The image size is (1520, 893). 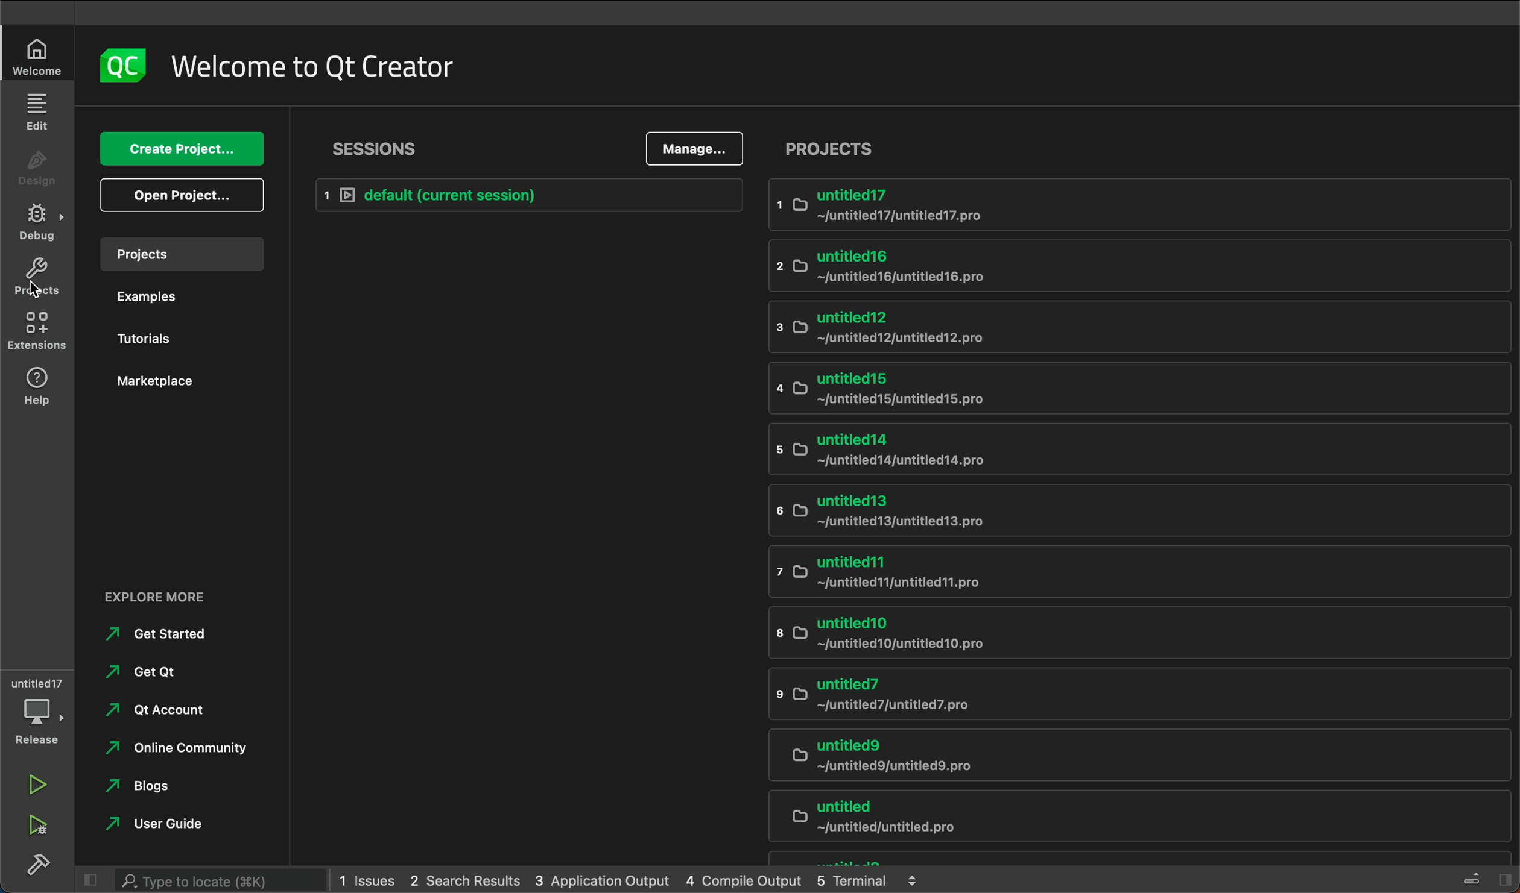 What do you see at coordinates (43, 866) in the screenshot?
I see `build` at bounding box center [43, 866].